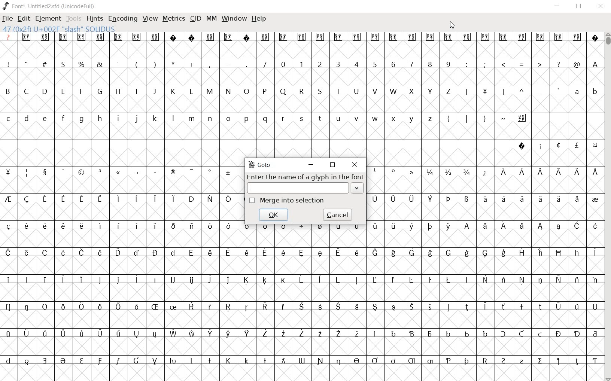 The width and height of the screenshot is (611, 381). I want to click on HINTS, so click(95, 19).